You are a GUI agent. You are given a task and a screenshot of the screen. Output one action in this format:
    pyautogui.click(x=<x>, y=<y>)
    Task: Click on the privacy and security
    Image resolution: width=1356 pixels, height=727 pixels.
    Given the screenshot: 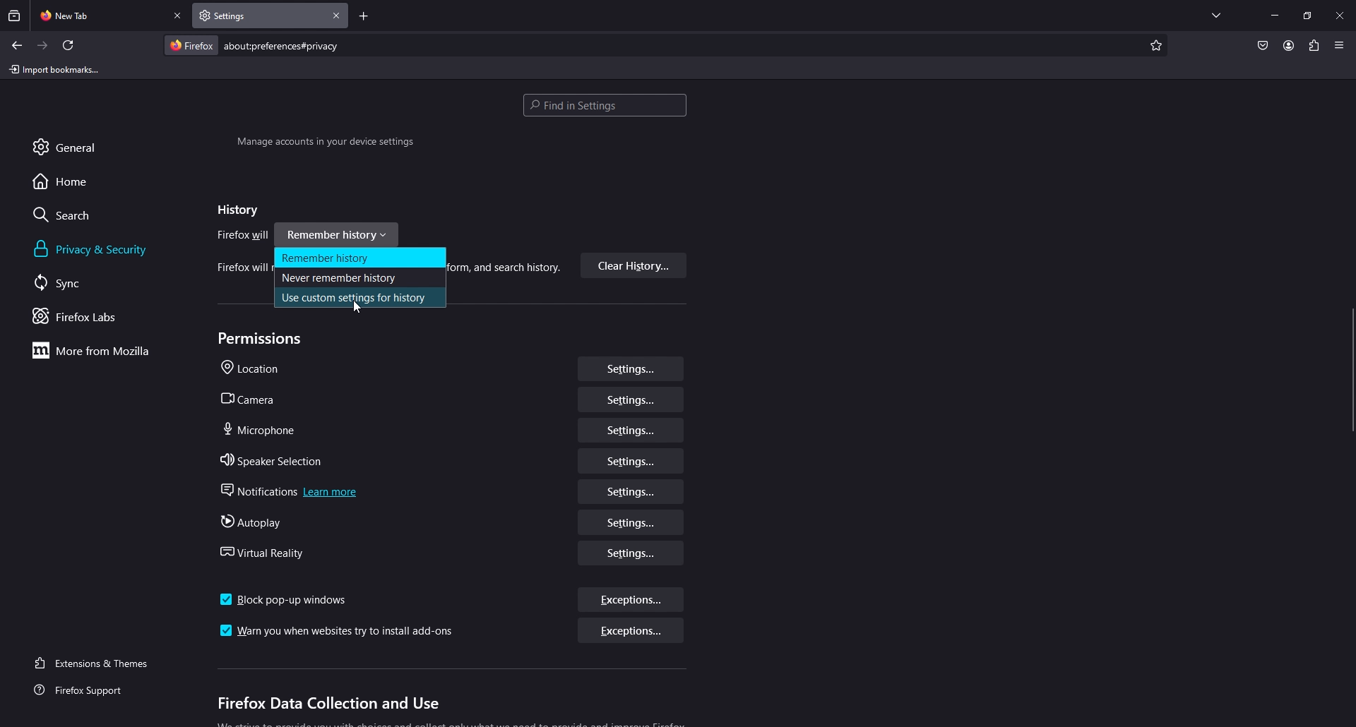 What is the action you would take?
    pyautogui.click(x=94, y=249)
    